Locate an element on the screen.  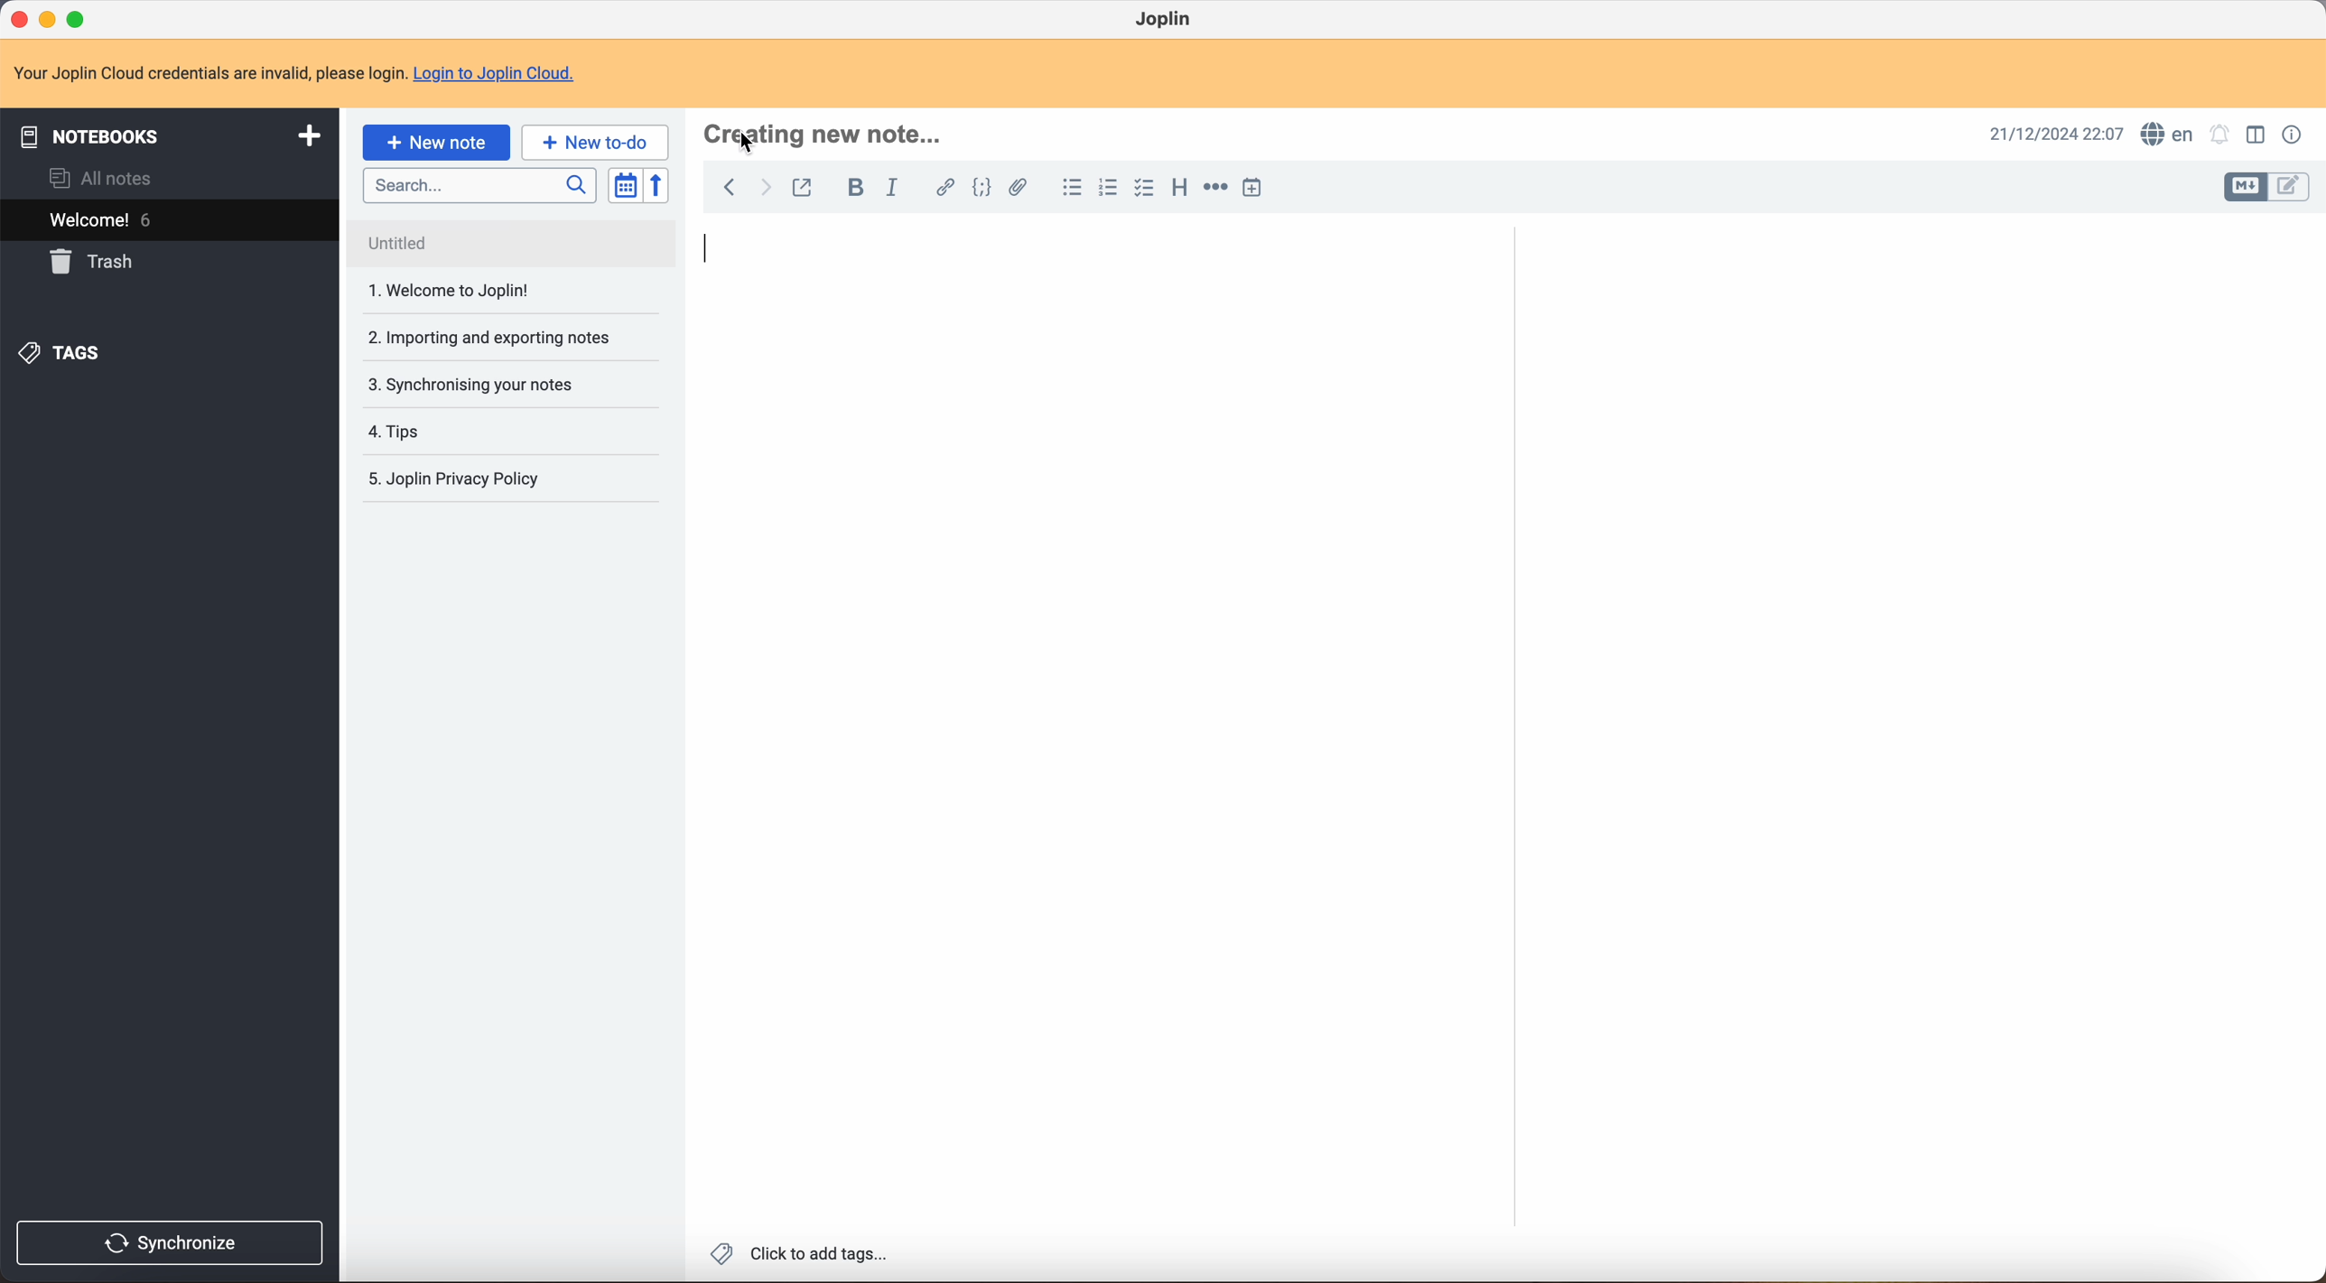
italic is located at coordinates (897, 190).